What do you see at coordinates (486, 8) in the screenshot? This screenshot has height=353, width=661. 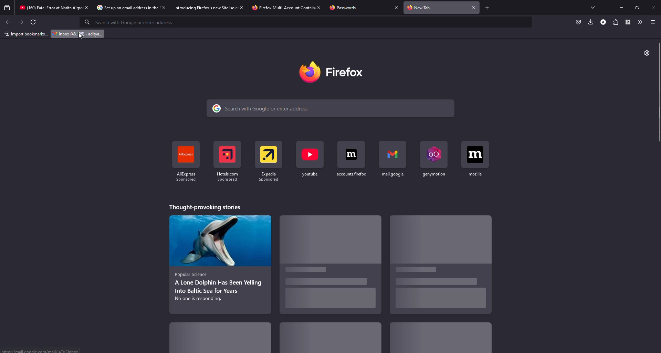 I see `add` at bounding box center [486, 8].